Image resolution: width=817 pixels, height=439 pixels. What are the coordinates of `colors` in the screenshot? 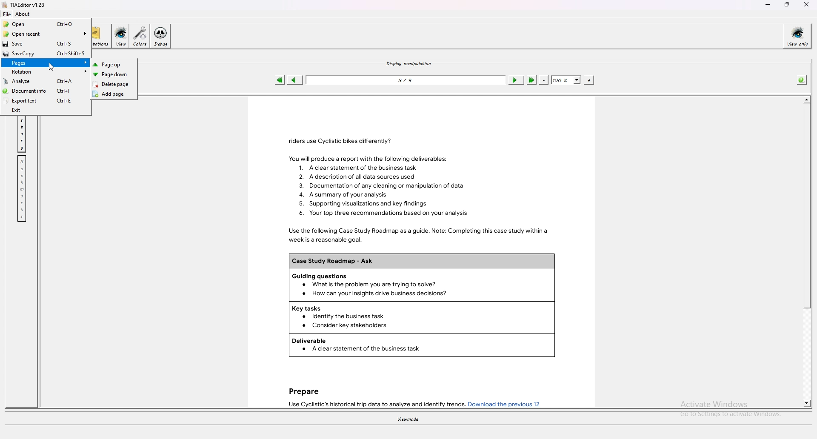 It's located at (139, 36).